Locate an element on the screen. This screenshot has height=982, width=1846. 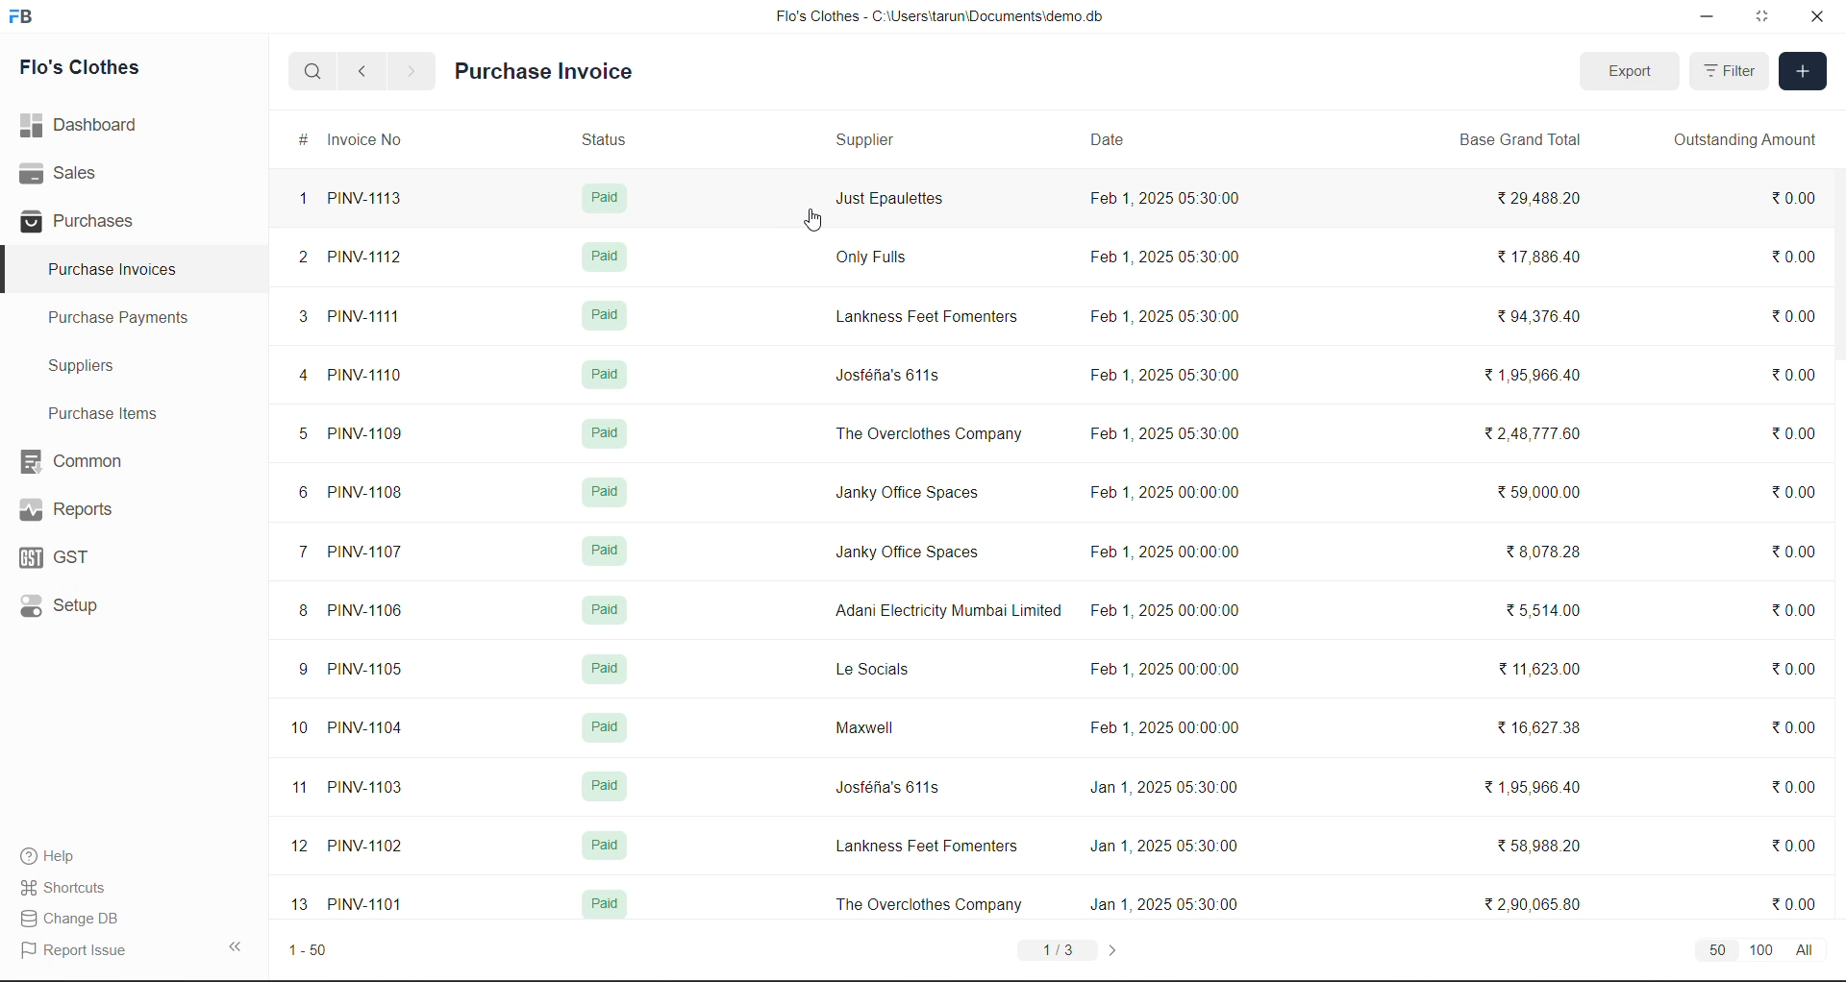
Outstanding Amount is located at coordinates (1743, 141).